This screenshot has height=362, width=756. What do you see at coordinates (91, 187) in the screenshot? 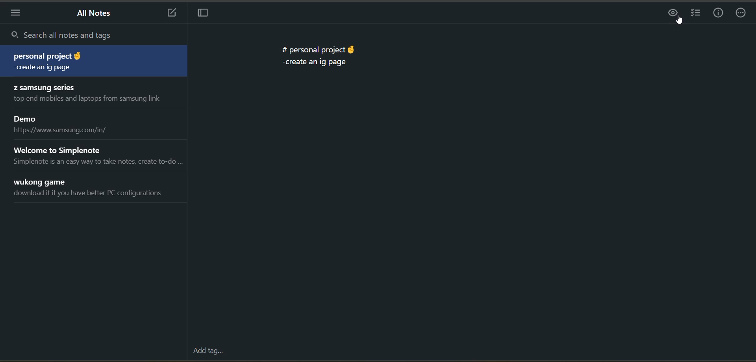
I see `note title and preview` at bounding box center [91, 187].